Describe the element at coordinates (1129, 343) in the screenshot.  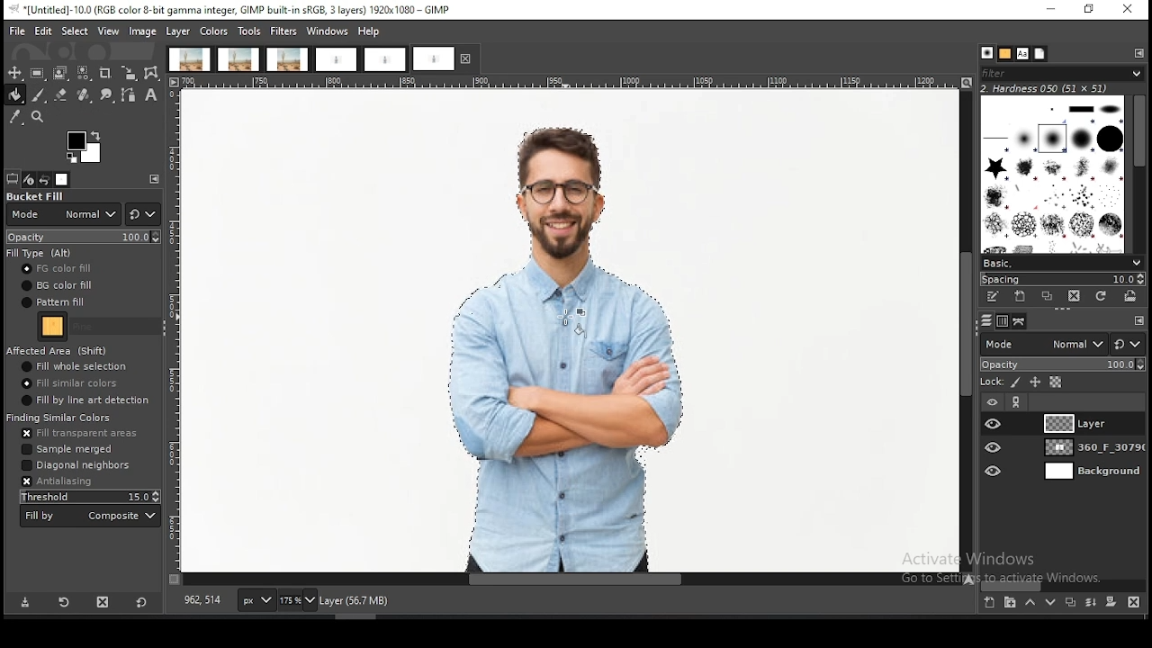
I see `reset` at that location.